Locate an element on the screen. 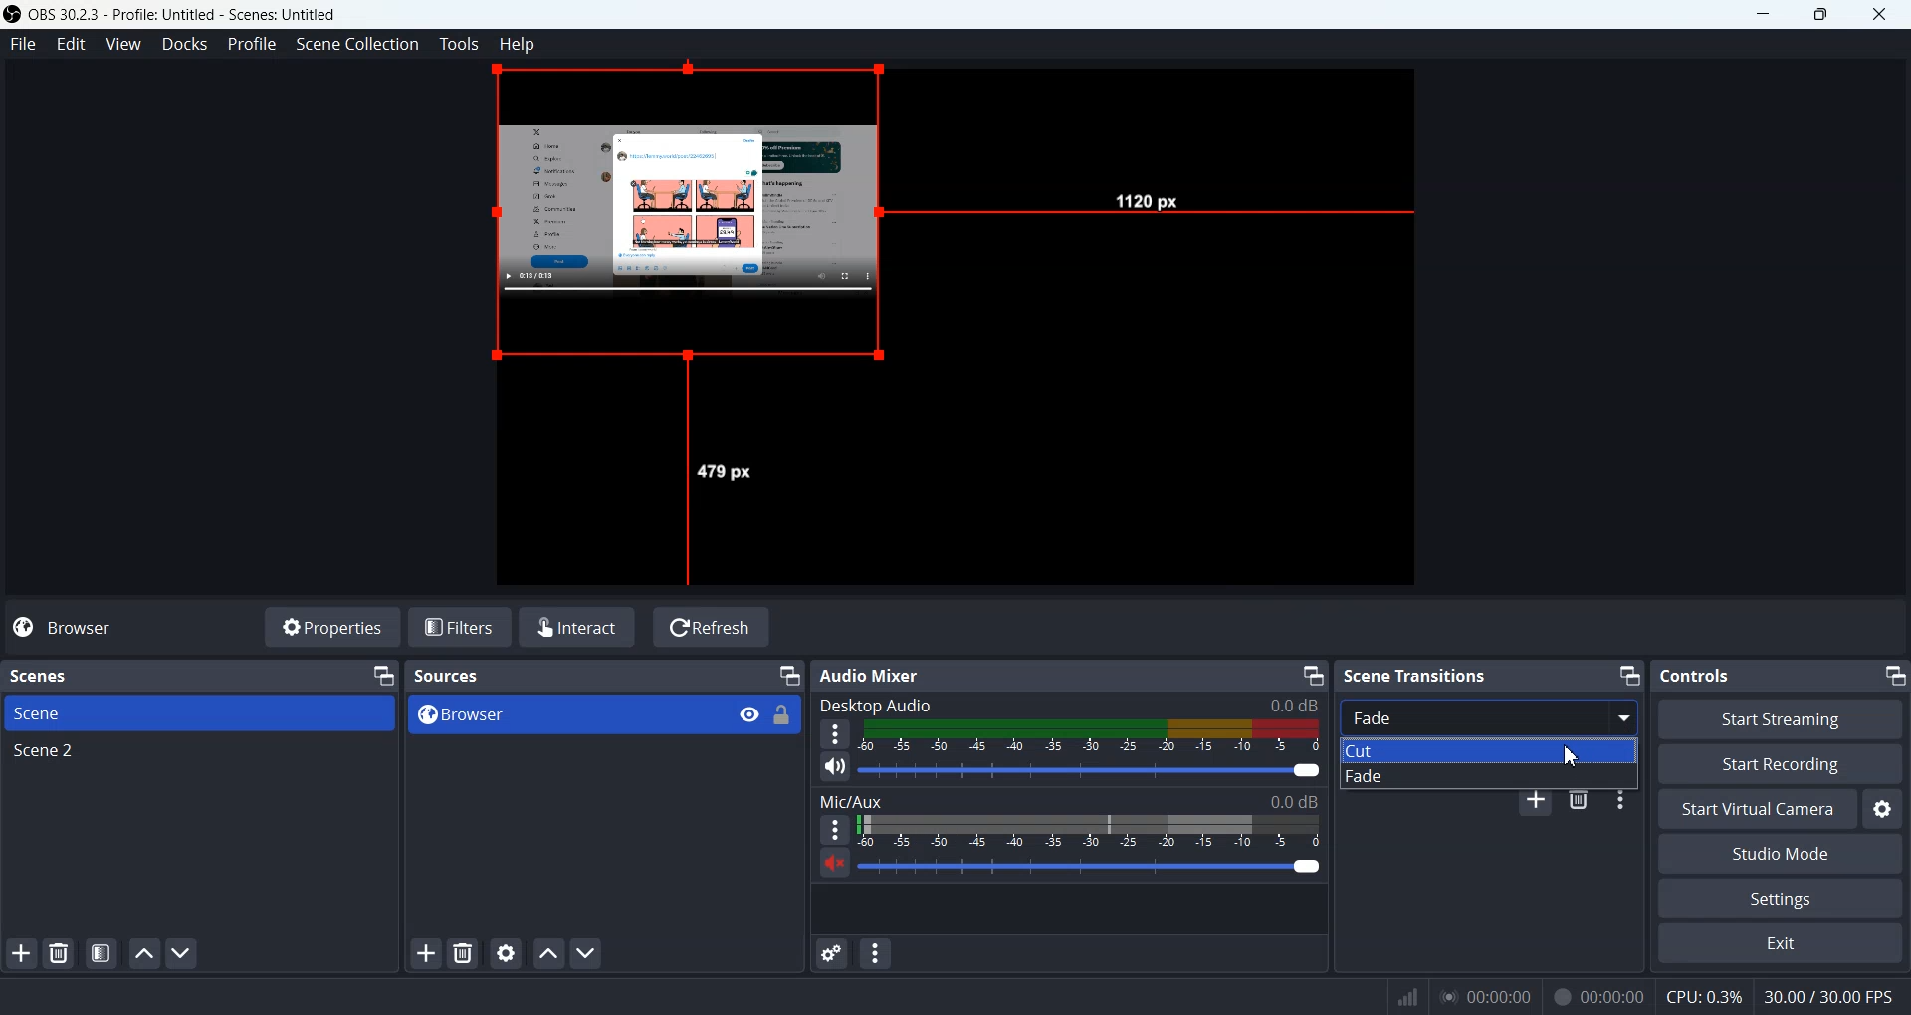  Minimize is located at coordinates (1627, 674).